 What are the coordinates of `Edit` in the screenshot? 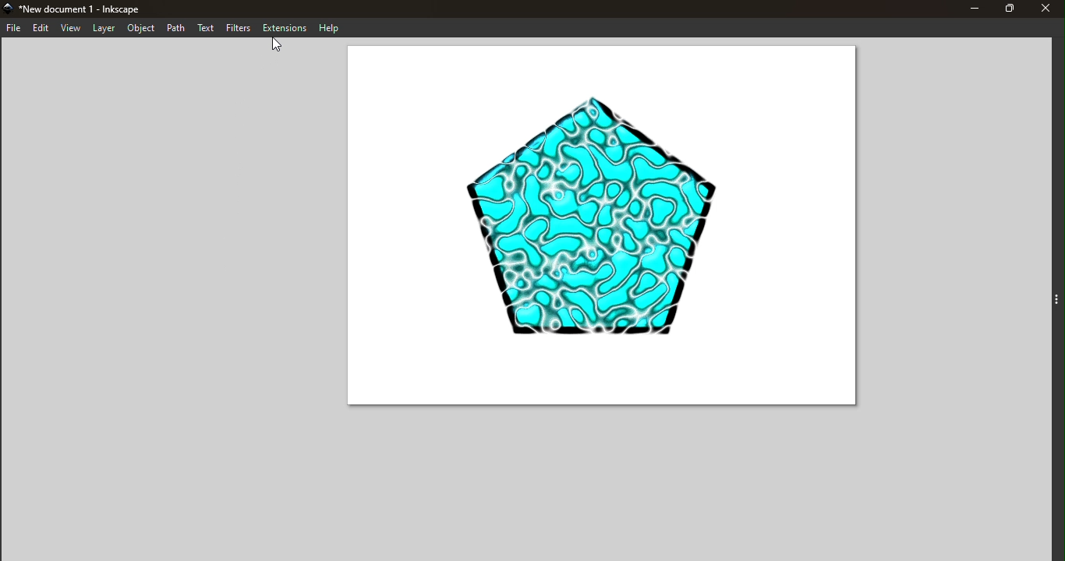 It's located at (41, 29).